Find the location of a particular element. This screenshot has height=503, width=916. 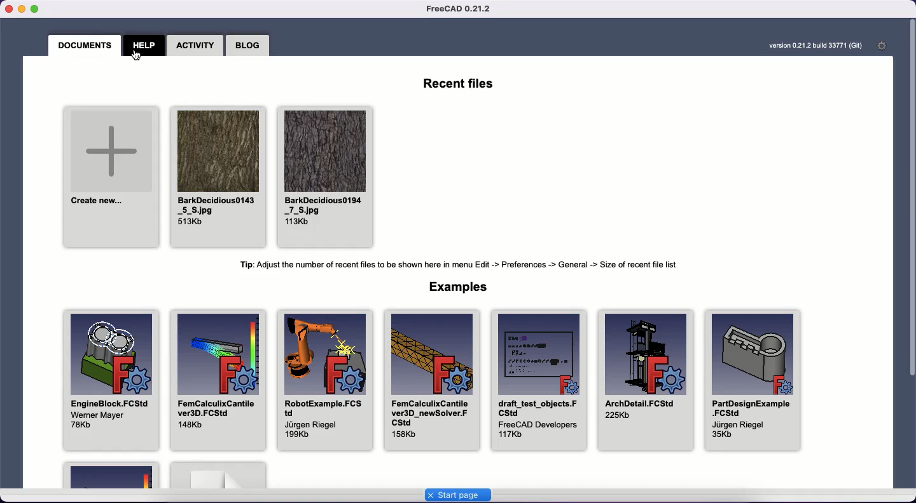

Maximize is located at coordinates (40, 9).